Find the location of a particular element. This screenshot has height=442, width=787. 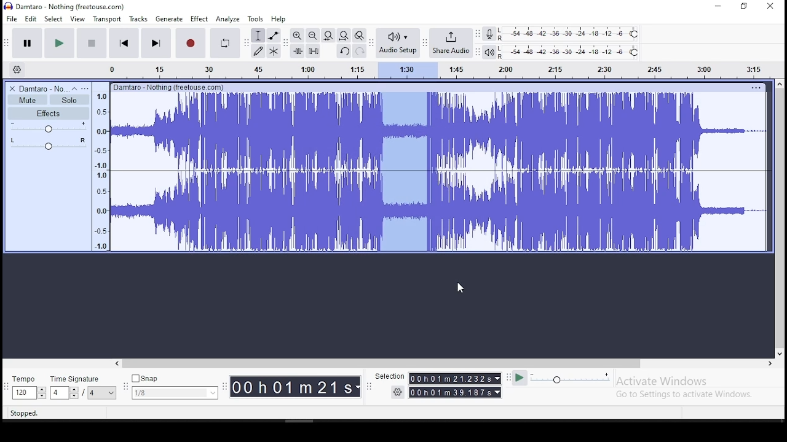

 is located at coordinates (477, 51).